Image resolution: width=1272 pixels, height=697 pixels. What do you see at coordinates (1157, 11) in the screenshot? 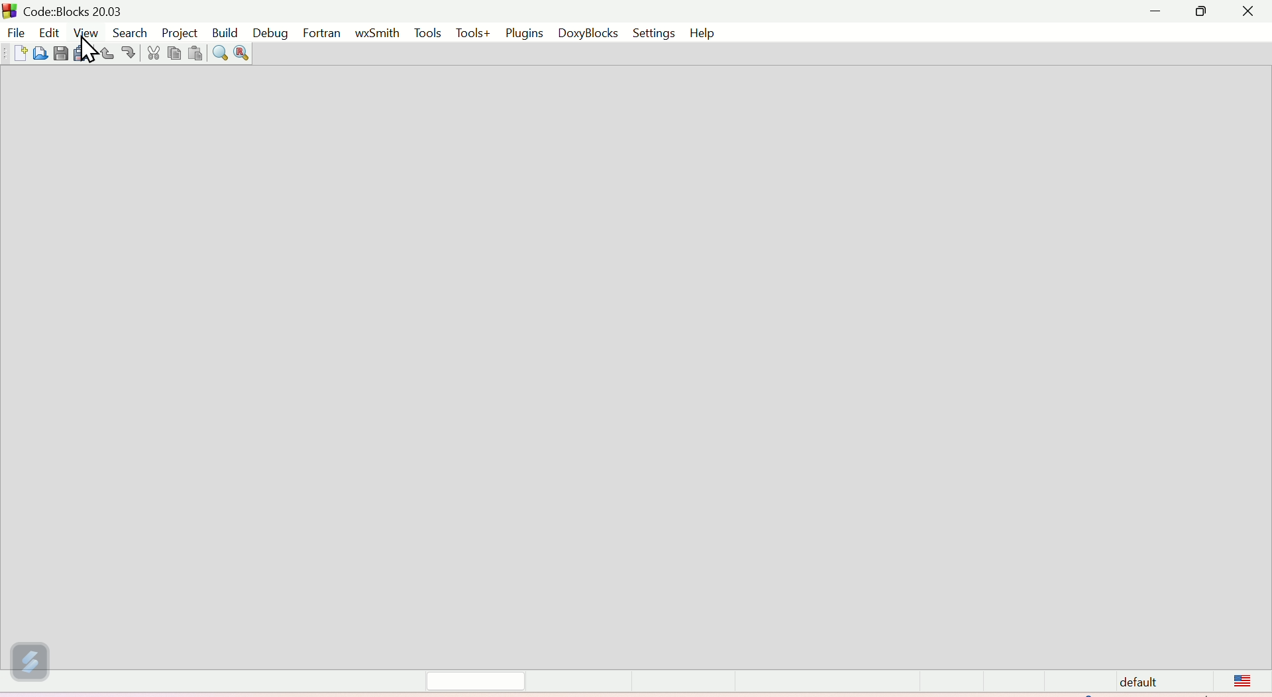
I see `minimise` at bounding box center [1157, 11].